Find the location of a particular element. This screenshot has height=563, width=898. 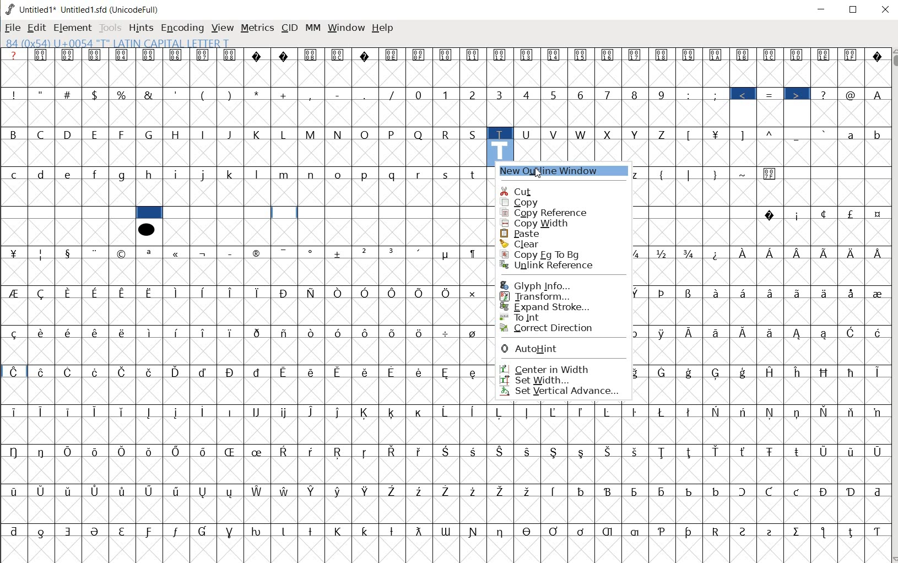

b is located at coordinates (875, 134).